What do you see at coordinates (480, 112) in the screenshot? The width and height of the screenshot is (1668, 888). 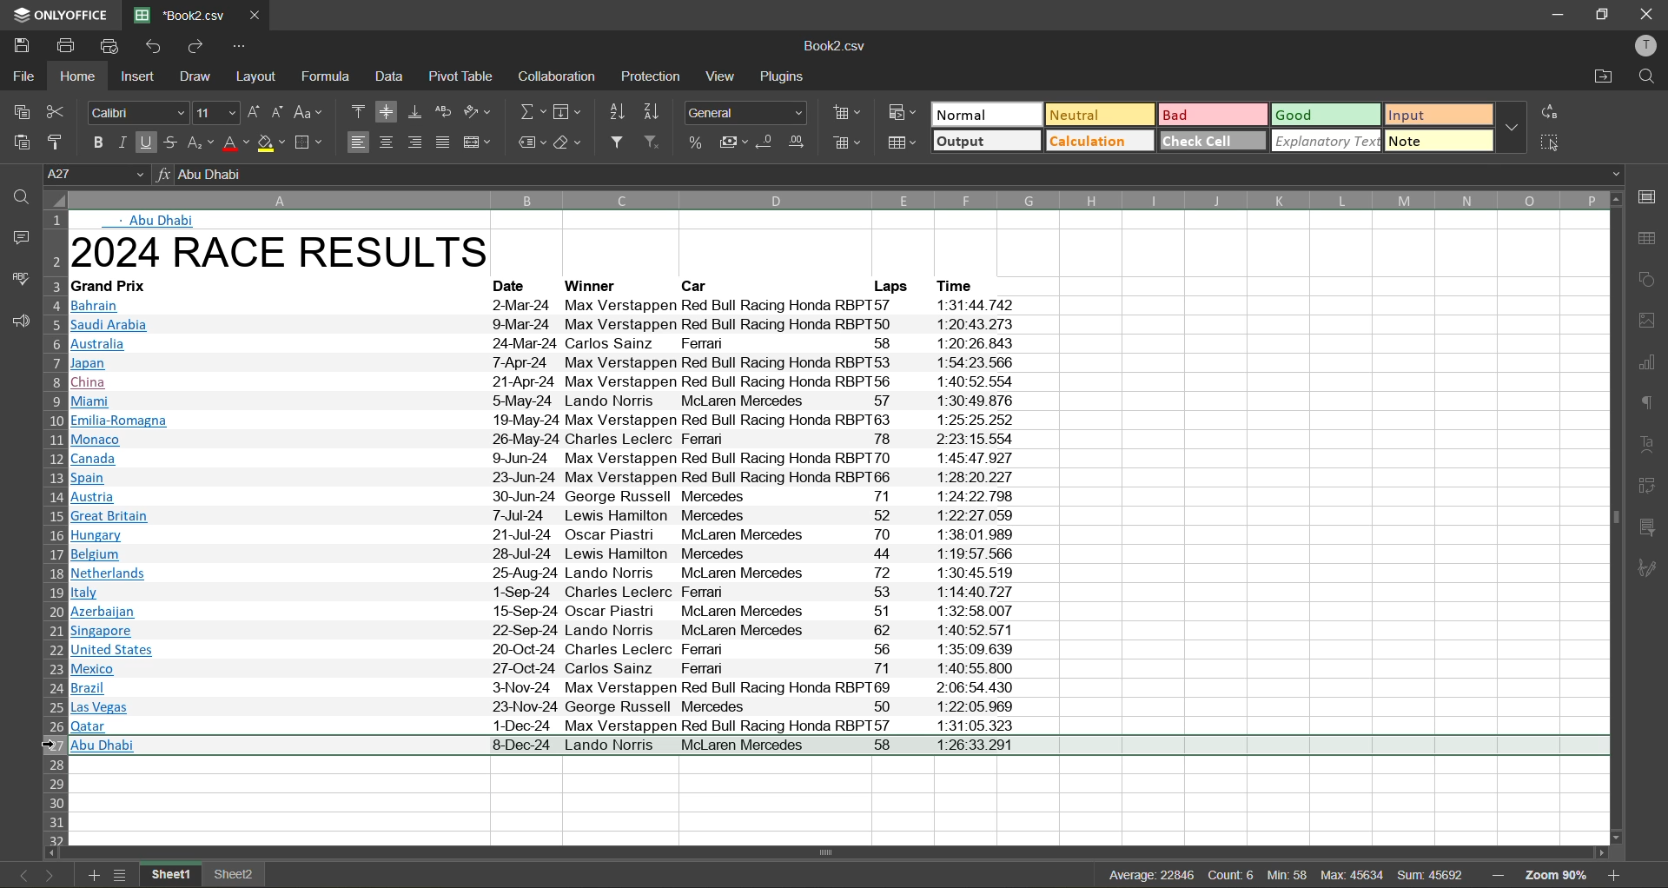 I see `orientation` at bounding box center [480, 112].